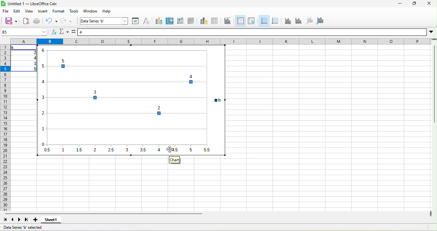 The image size is (437, 231). I want to click on Software logo, so click(3, 4).